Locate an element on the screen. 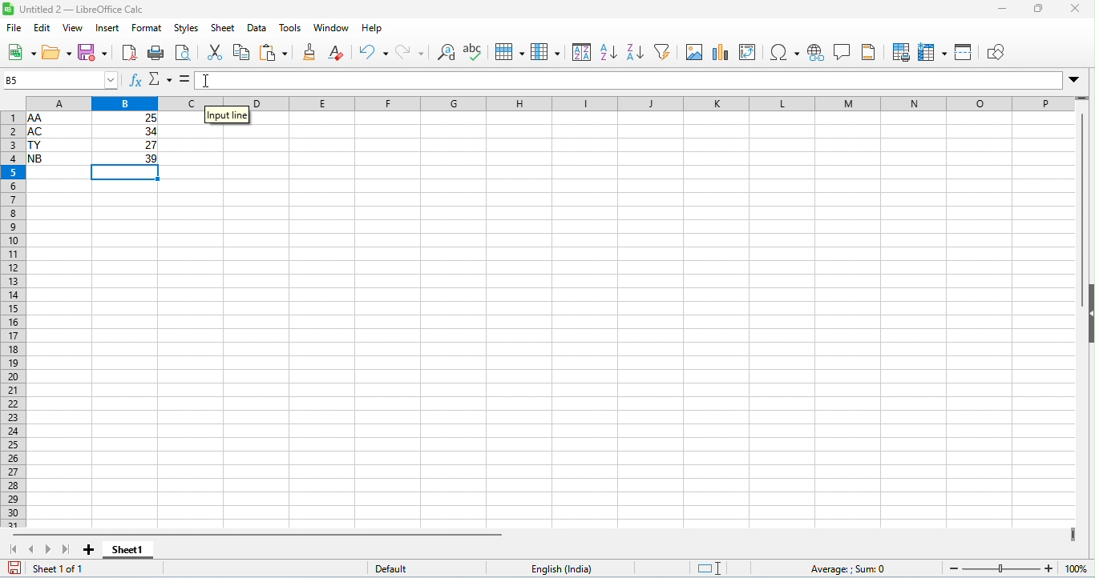 The image size is (1095, 578). sheet1 is located at coordinates (133, 552).